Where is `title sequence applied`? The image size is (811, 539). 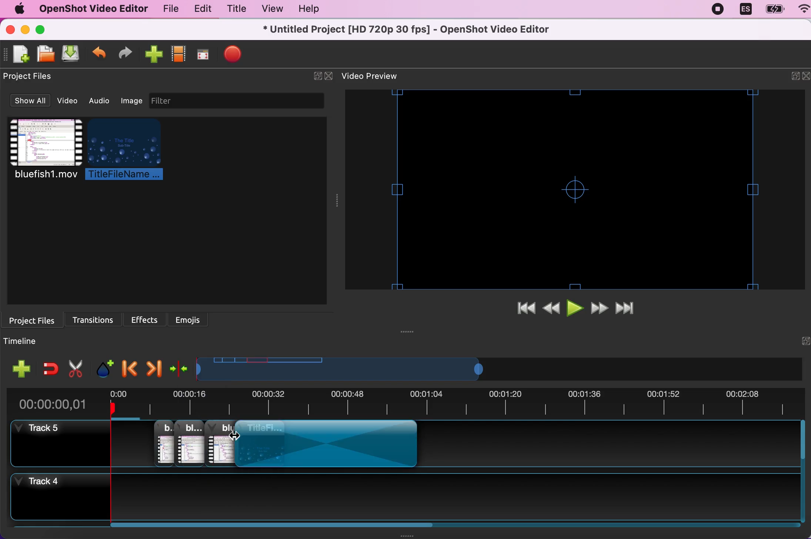 title sequence applied is located at coordinates (330, 445).